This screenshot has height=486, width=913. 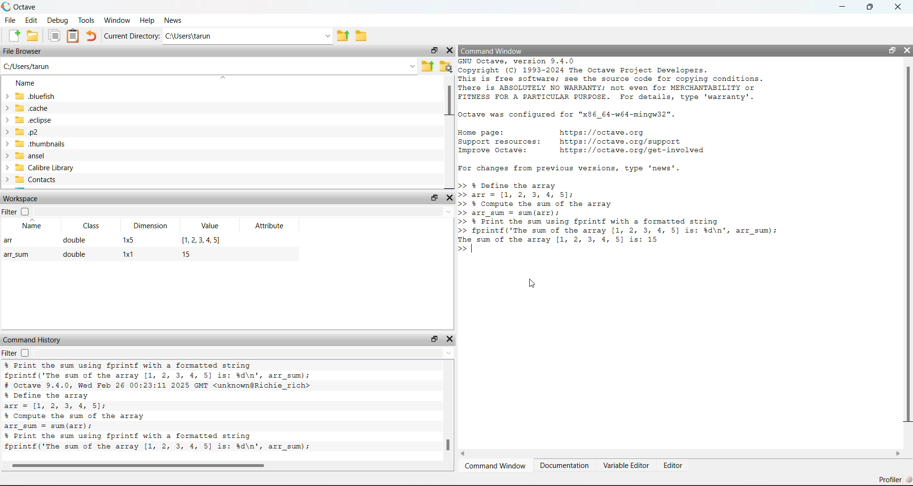 I want to click on , so click(x=140, y=465).